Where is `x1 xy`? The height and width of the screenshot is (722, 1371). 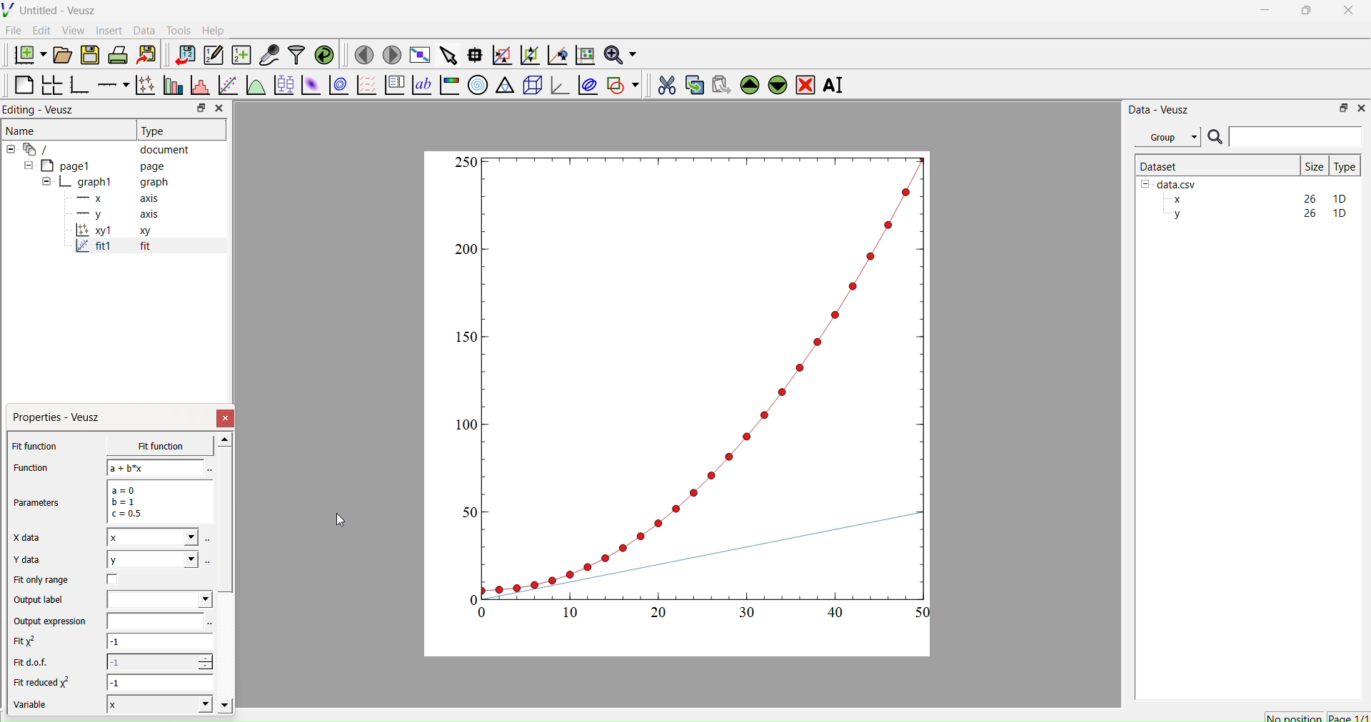
x1 xy is located at coordinates (113, 232).